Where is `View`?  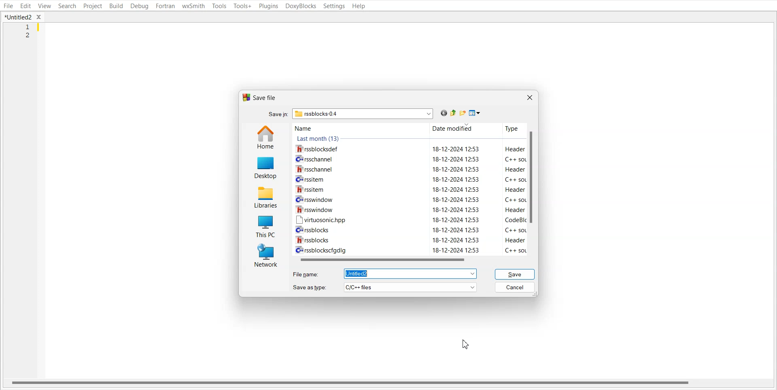 View is located at coordinates (45, 6).